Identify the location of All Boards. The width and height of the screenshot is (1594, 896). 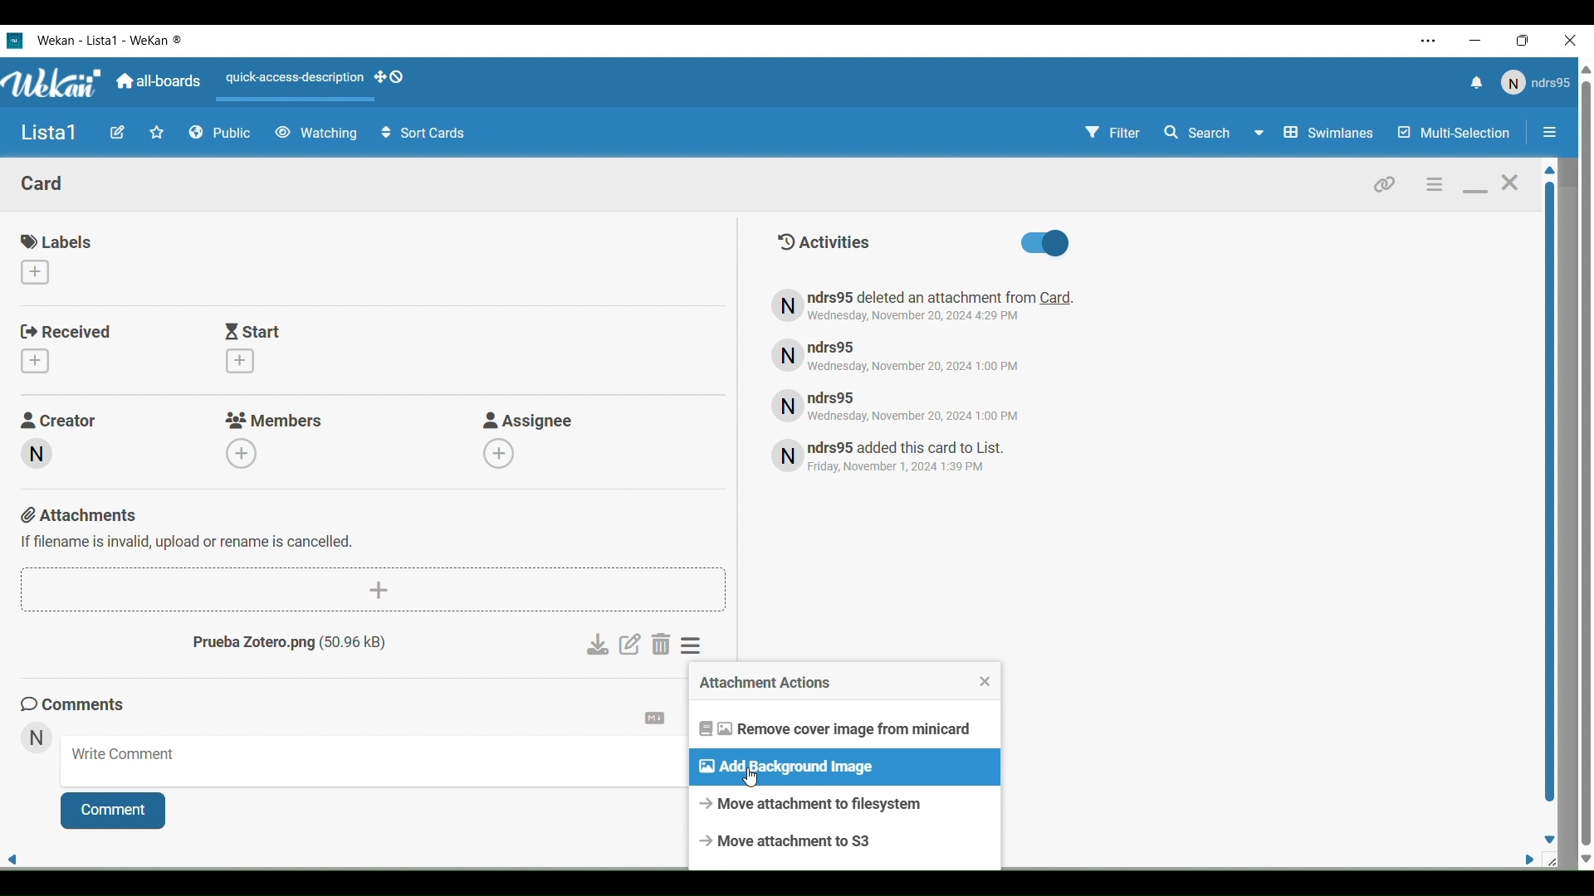
(159, 81).